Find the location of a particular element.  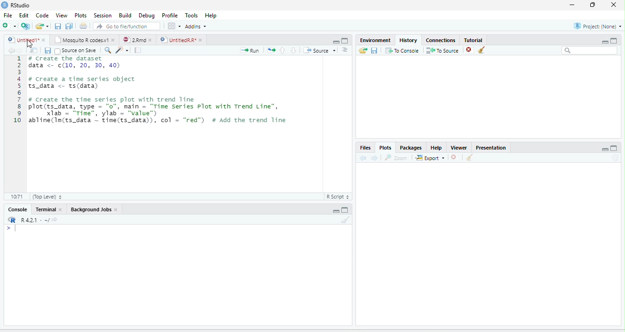

Go back to previous source location is located at coordinates (10, 50).